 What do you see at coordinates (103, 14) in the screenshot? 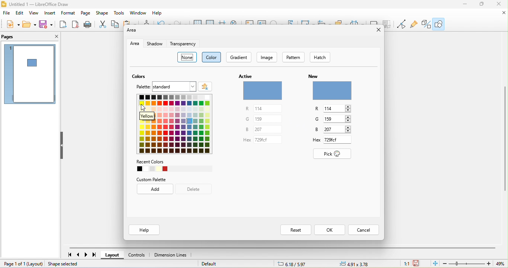
I see `shape` at bounding box center [103, 14].